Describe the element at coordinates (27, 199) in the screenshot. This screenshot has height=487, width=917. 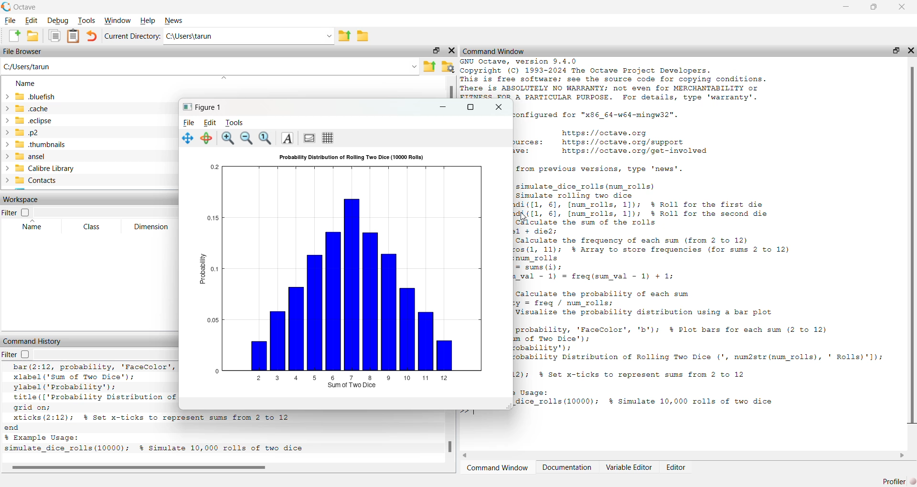
I see `Workspace` at that location.